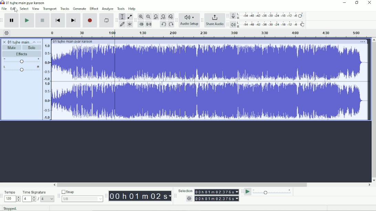 This screenshot has height=211, width=376. What do you see at coordinates (12, 47) in the screenshot?
I see `Mute` at bounding box center [12, 47].